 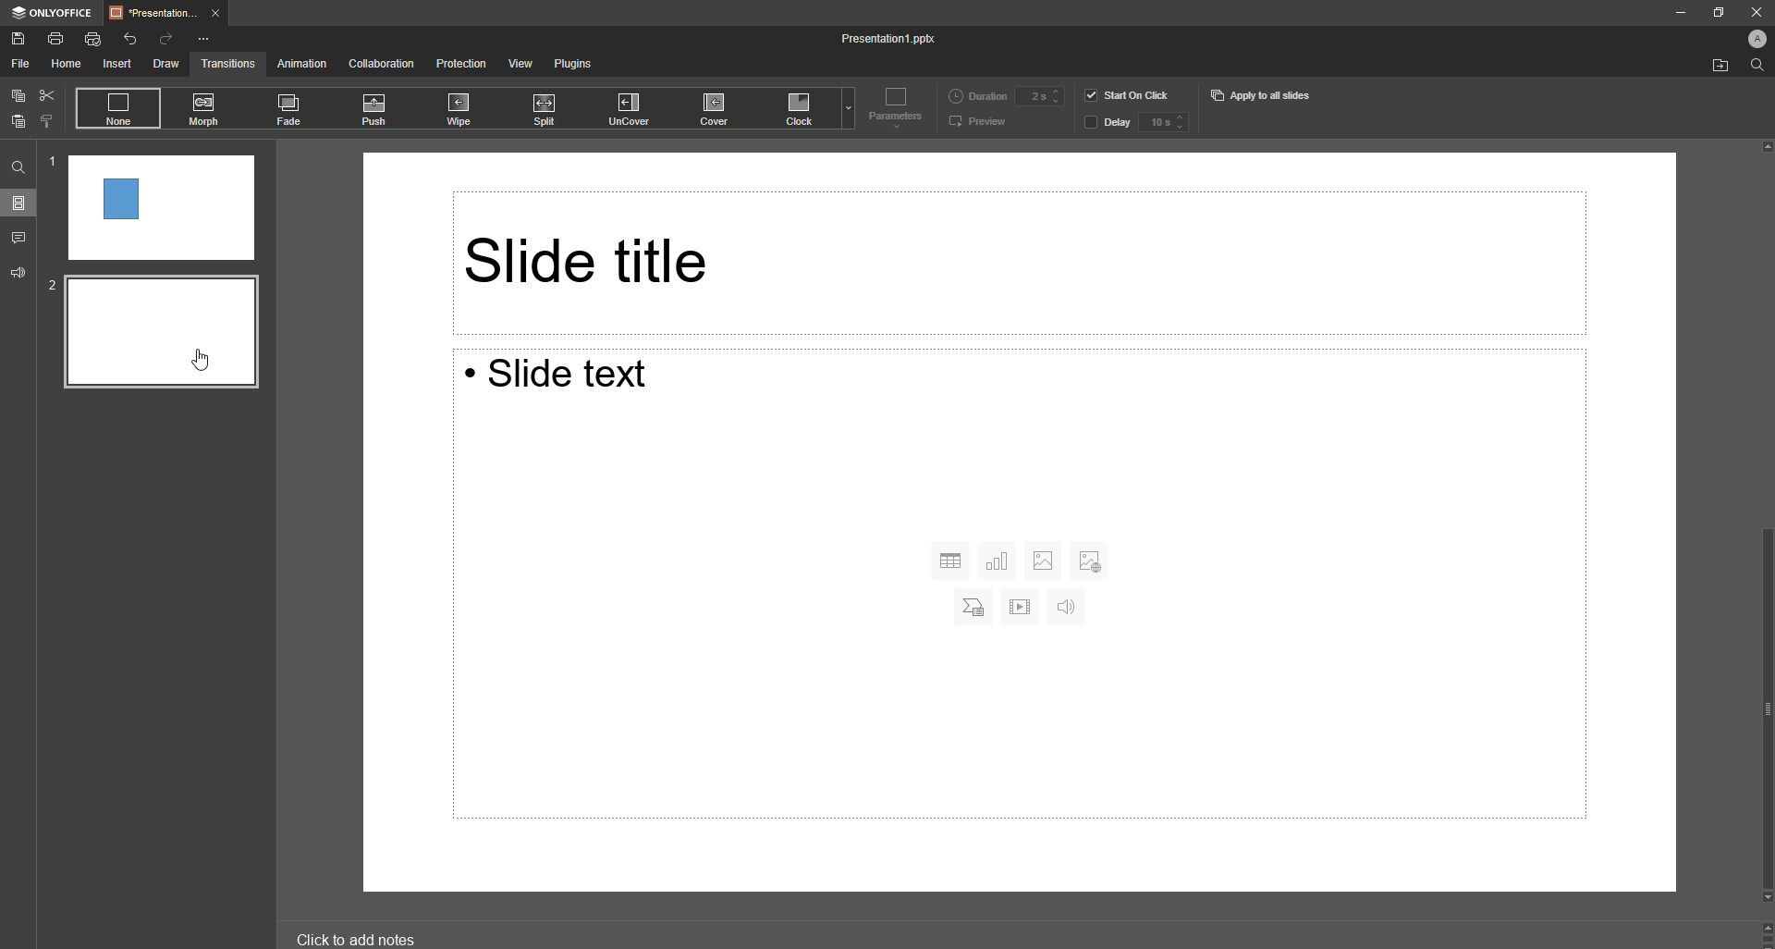 What do you see at coordinates (844, 112) in the screenshot?
I see `Drop down menu` at bounding box center [844, 112].